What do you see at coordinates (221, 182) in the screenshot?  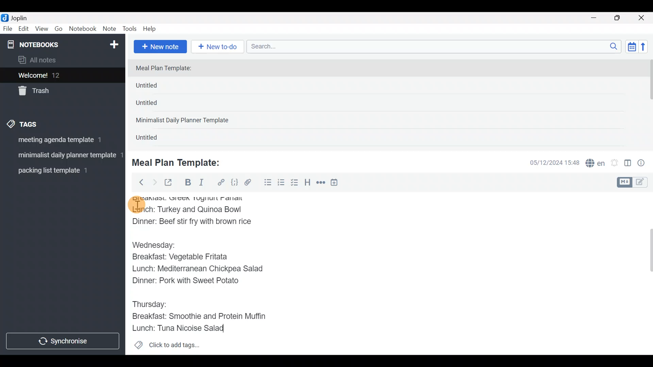 I see `Hyperlink` at bounding box center [221, 182].